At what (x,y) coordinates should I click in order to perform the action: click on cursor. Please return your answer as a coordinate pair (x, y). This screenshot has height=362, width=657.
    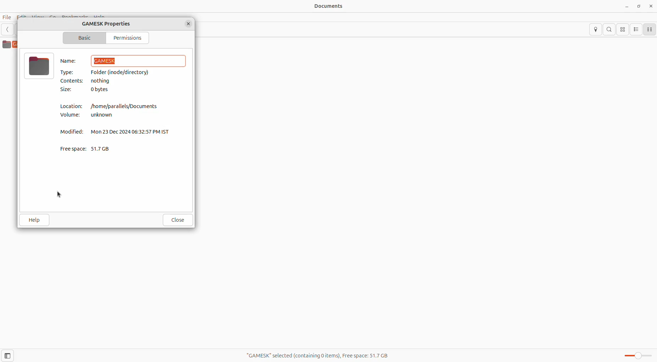
    Looking at the image, I should click on (59, 194).